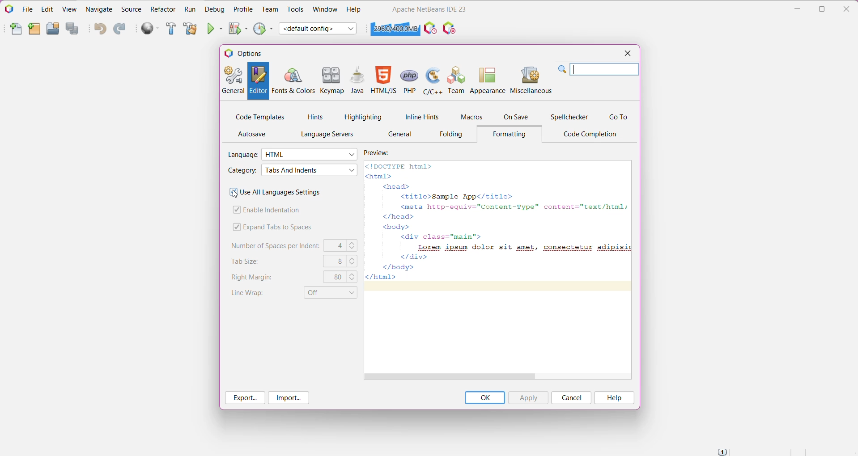 This screenshot has height=456, width=858. What do you see at coordinates (293, 81) in the screenshot?
I see `Fonts and Colors` at bounding box center [293, 81].